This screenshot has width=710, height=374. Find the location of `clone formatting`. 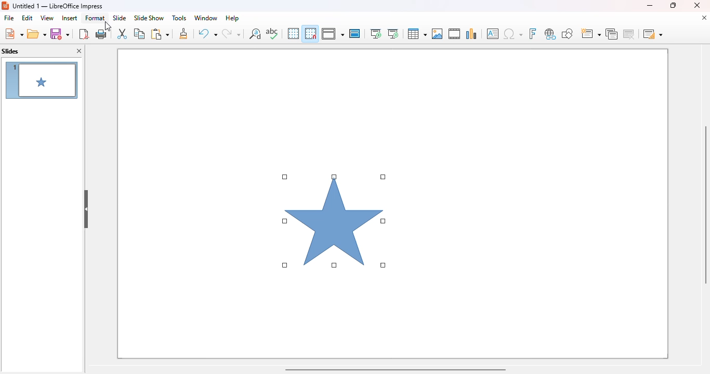

clone formatting is located at coordinates (184, 34).